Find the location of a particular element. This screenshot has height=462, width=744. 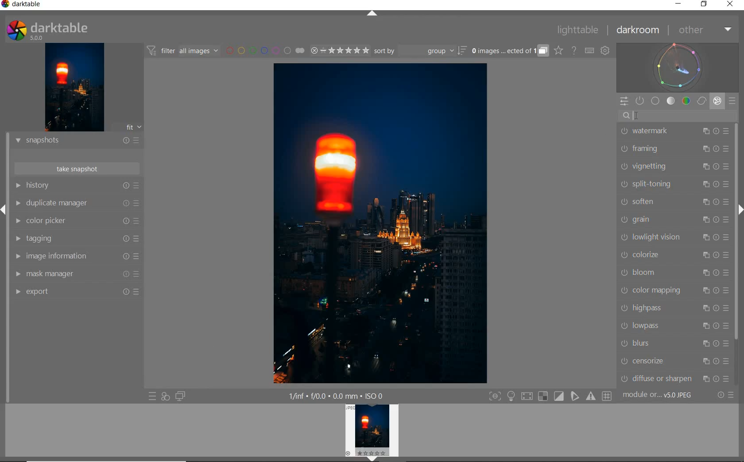

COLOR is located at coordinates (686, 101).